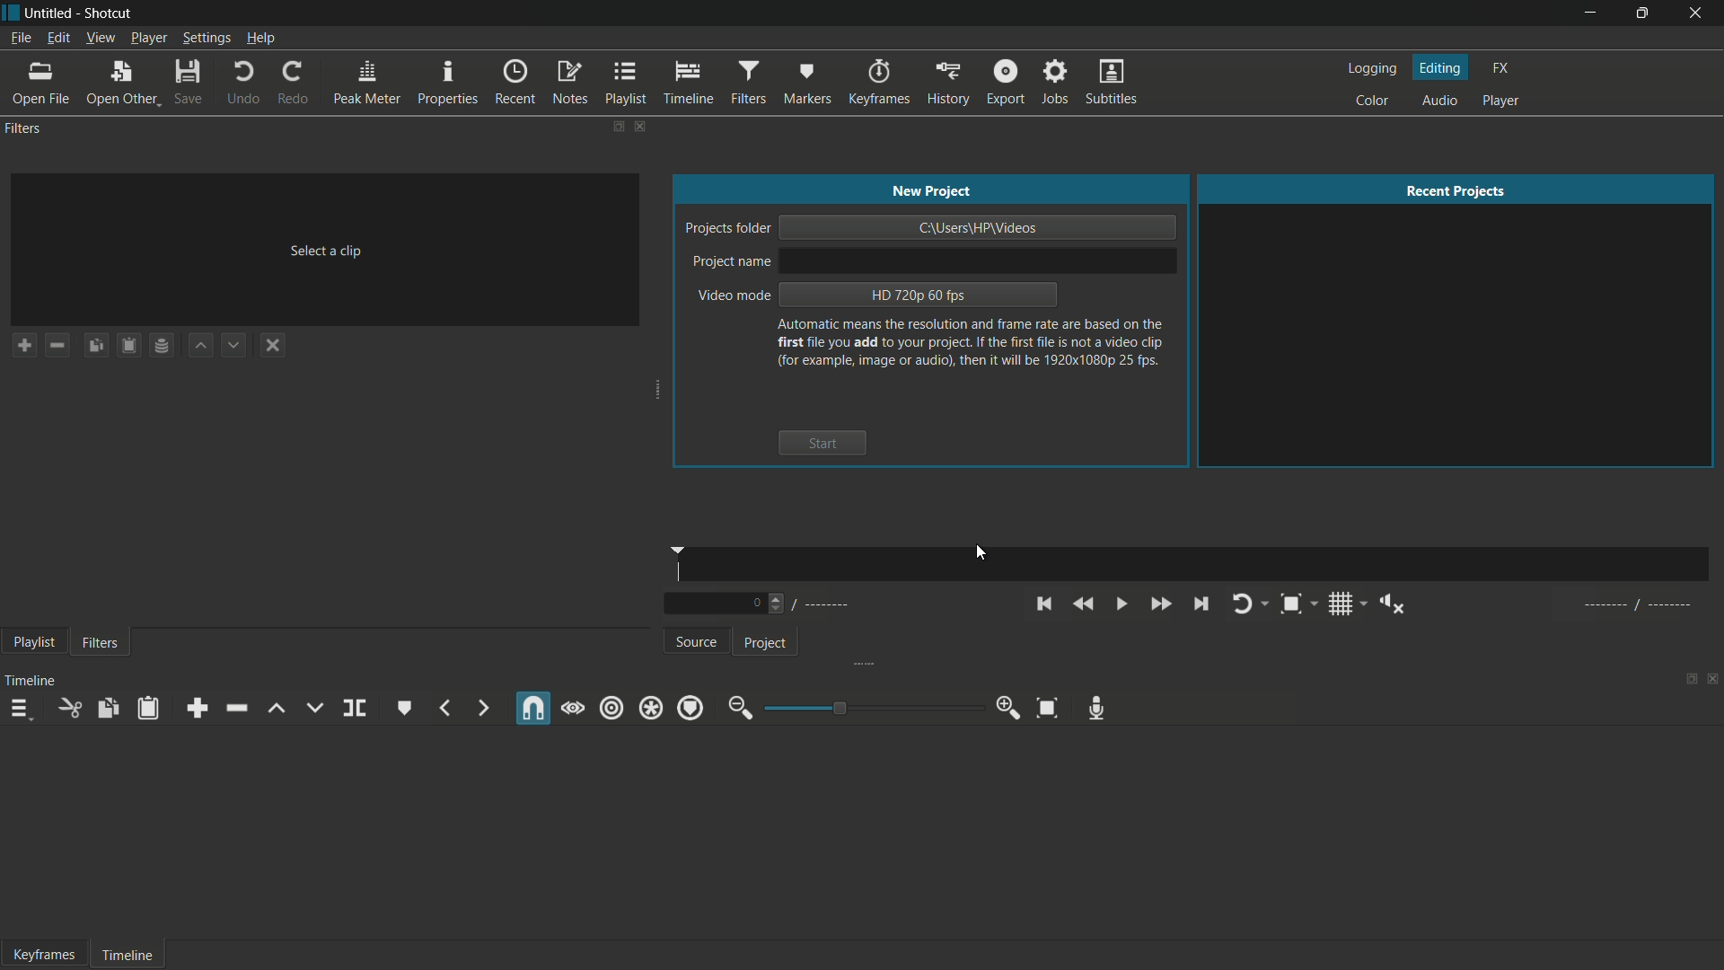 The height and width of the screenshot is (970, 1724). What do you see at coordinates (356, 709) in the screenshot?
I see `split at playhead` at bounding box center [356, 709].